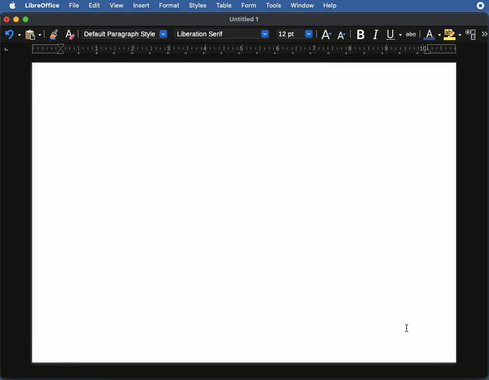 Image resolution: width=489 pixels, height=380 pixels. Describe the element at coordinates (375, 35) in the screenshot. I see `Italic` at that location.